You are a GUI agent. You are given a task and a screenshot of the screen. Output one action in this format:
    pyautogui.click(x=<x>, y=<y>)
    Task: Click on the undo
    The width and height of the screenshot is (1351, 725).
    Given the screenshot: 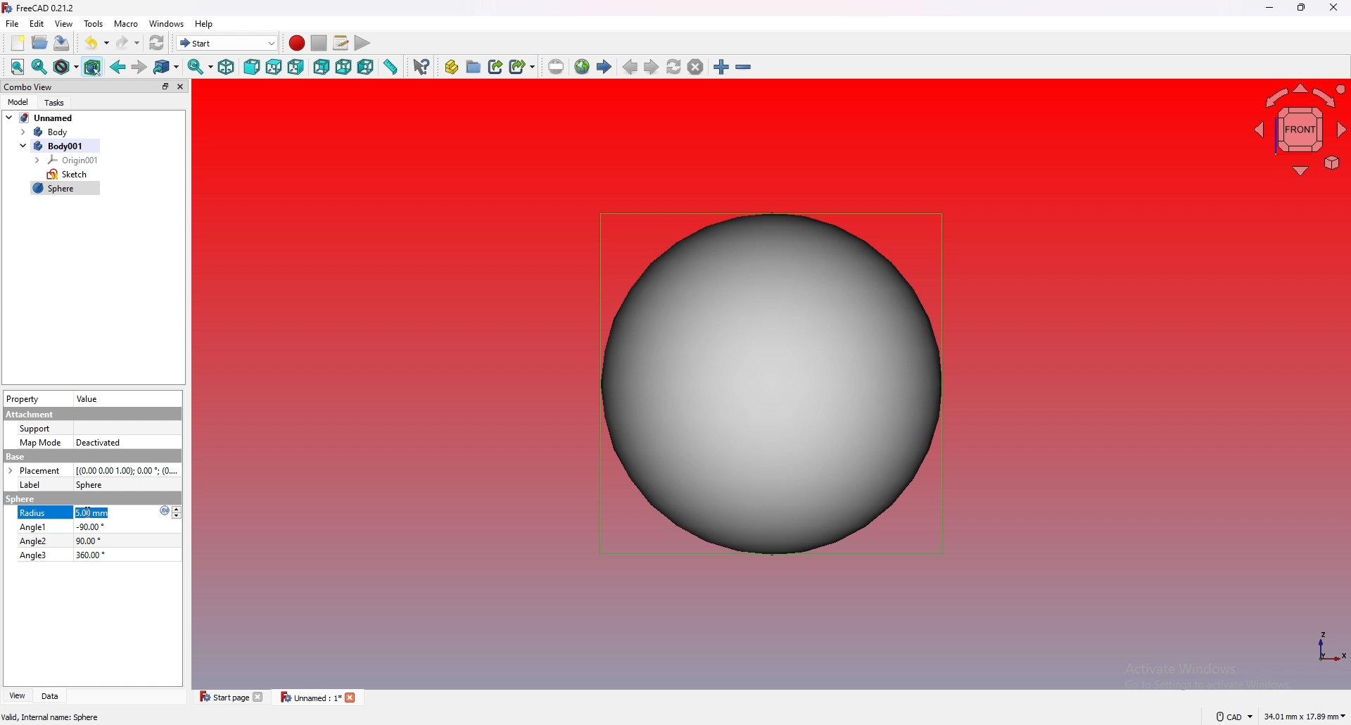 What is the action you would take?
    pyautogui.click(x=96, y=43)
    